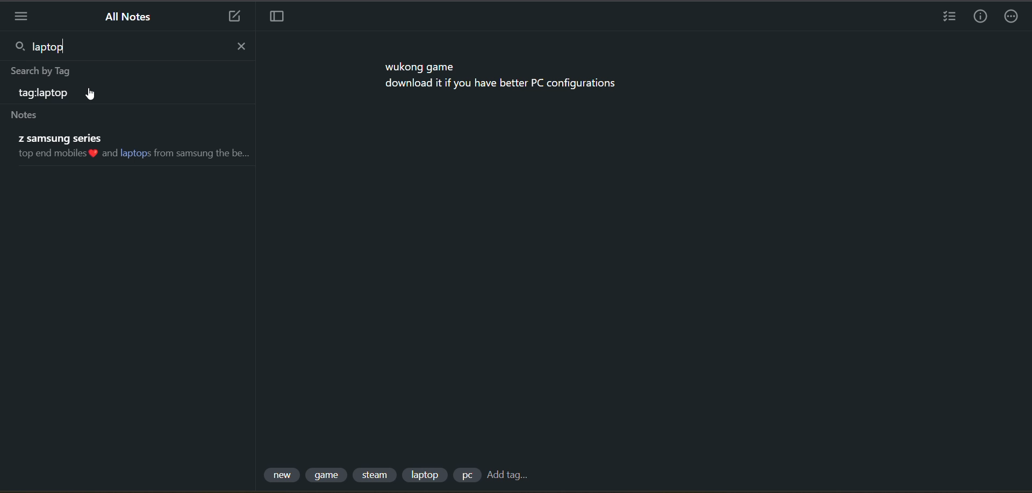 The width and height of the screenshot is (1032, 493). Describe the element at coordinates (425, 474) in the screenshot. I see `tag 4` at that location.